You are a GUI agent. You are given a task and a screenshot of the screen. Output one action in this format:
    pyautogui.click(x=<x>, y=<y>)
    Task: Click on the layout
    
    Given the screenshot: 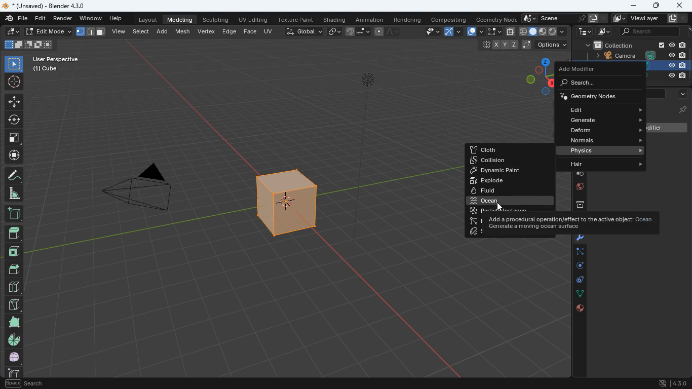 What is the action you would take?
    pyautogui.click(x=149, y=19)
    